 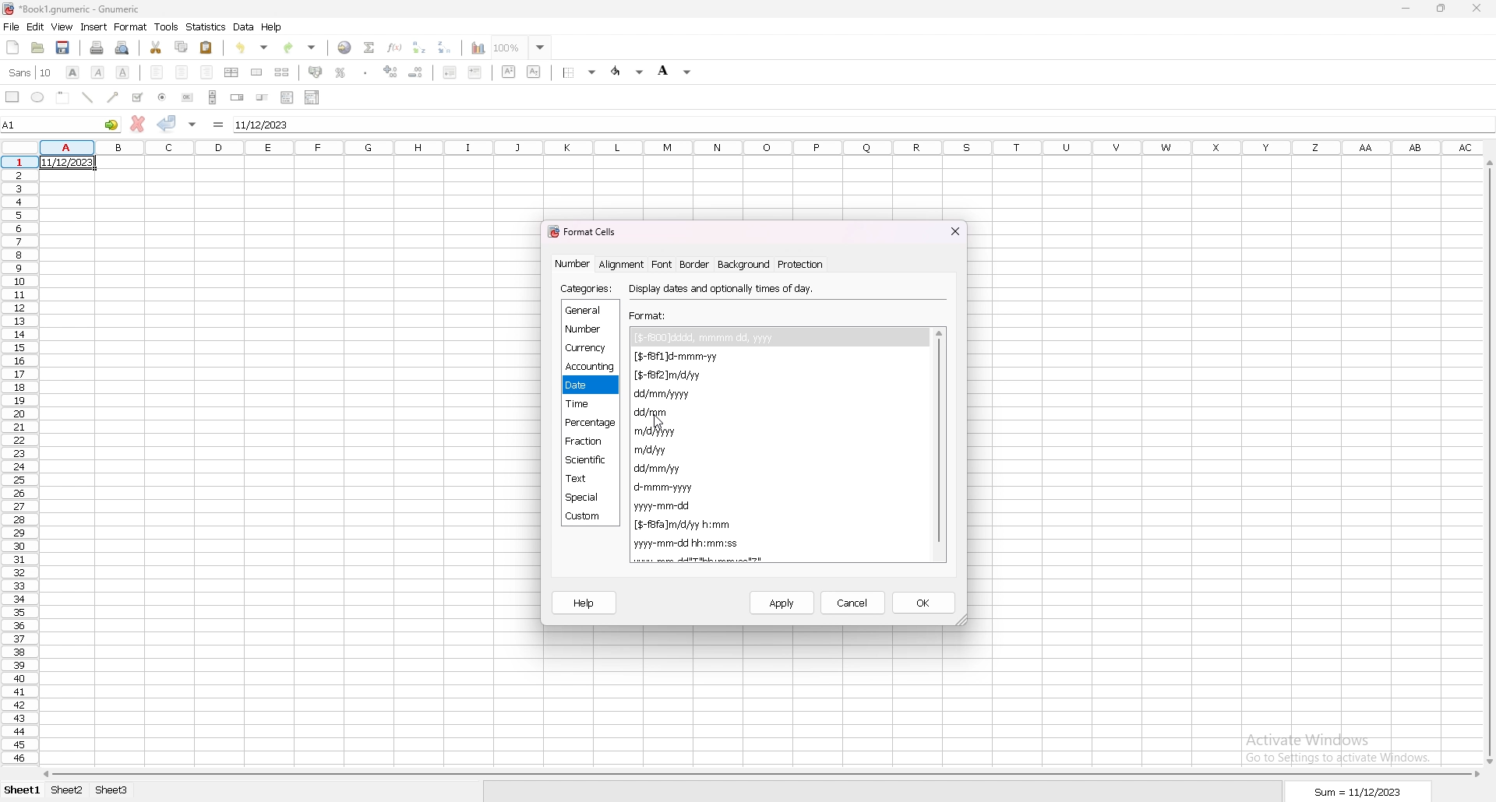 I want to click on sort ascending, so click(x=420, y=47).